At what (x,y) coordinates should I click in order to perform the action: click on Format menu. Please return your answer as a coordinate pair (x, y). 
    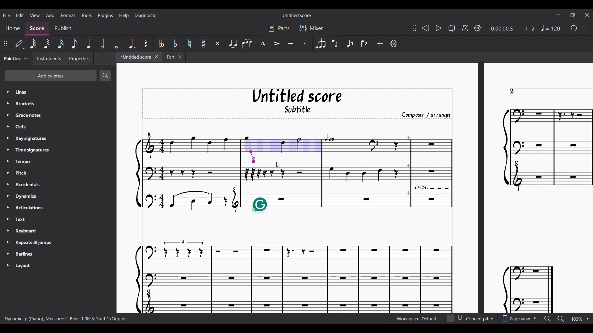
    Looking at the image, I should click on (68, 15).